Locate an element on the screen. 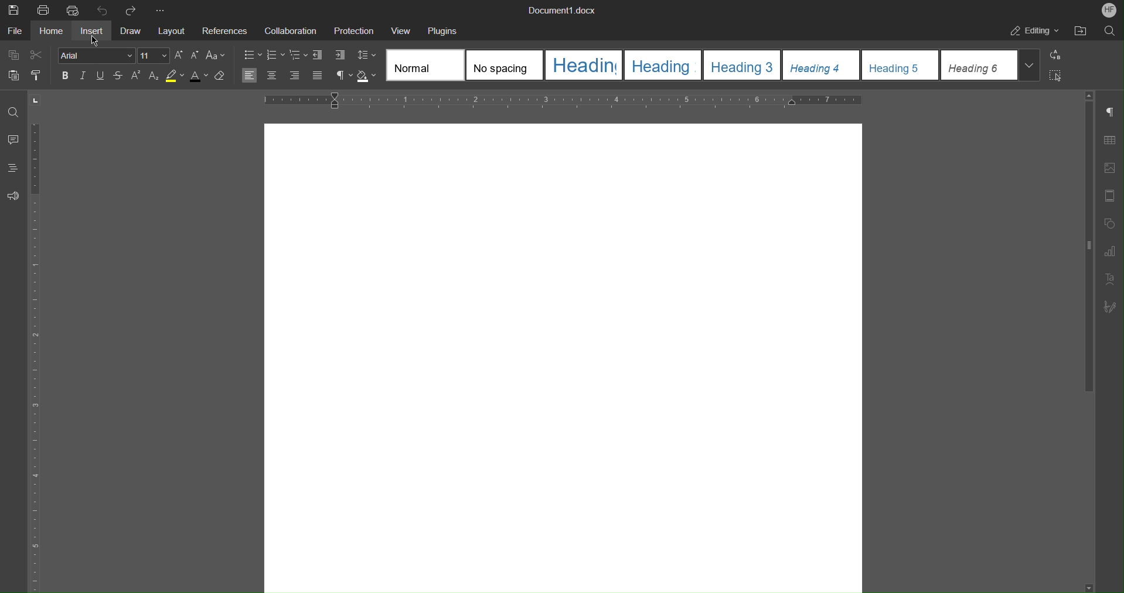 This screenshot has height=593, width=1124. Graph is located at coordinates (1114, 251).